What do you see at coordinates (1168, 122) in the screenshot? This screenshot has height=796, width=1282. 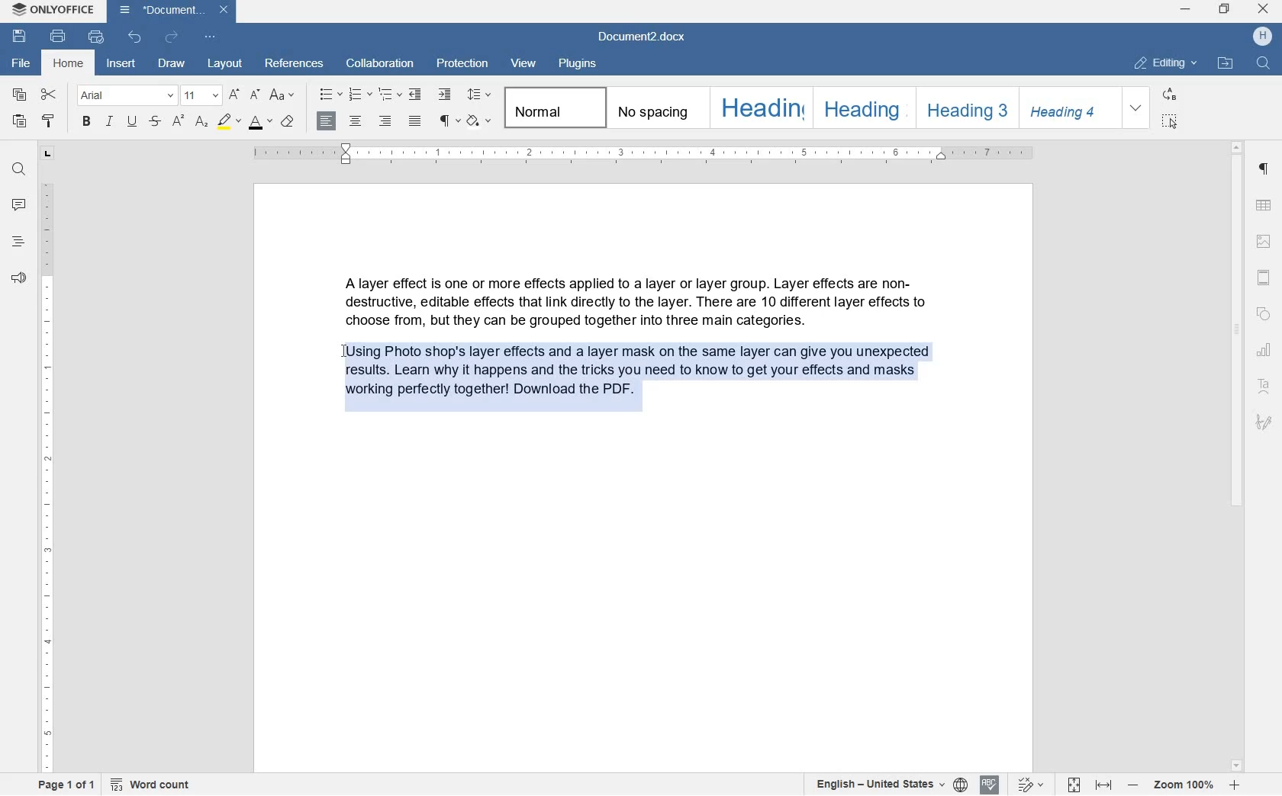 I see `SELECT ALL` at bounding box center [1168, 122].